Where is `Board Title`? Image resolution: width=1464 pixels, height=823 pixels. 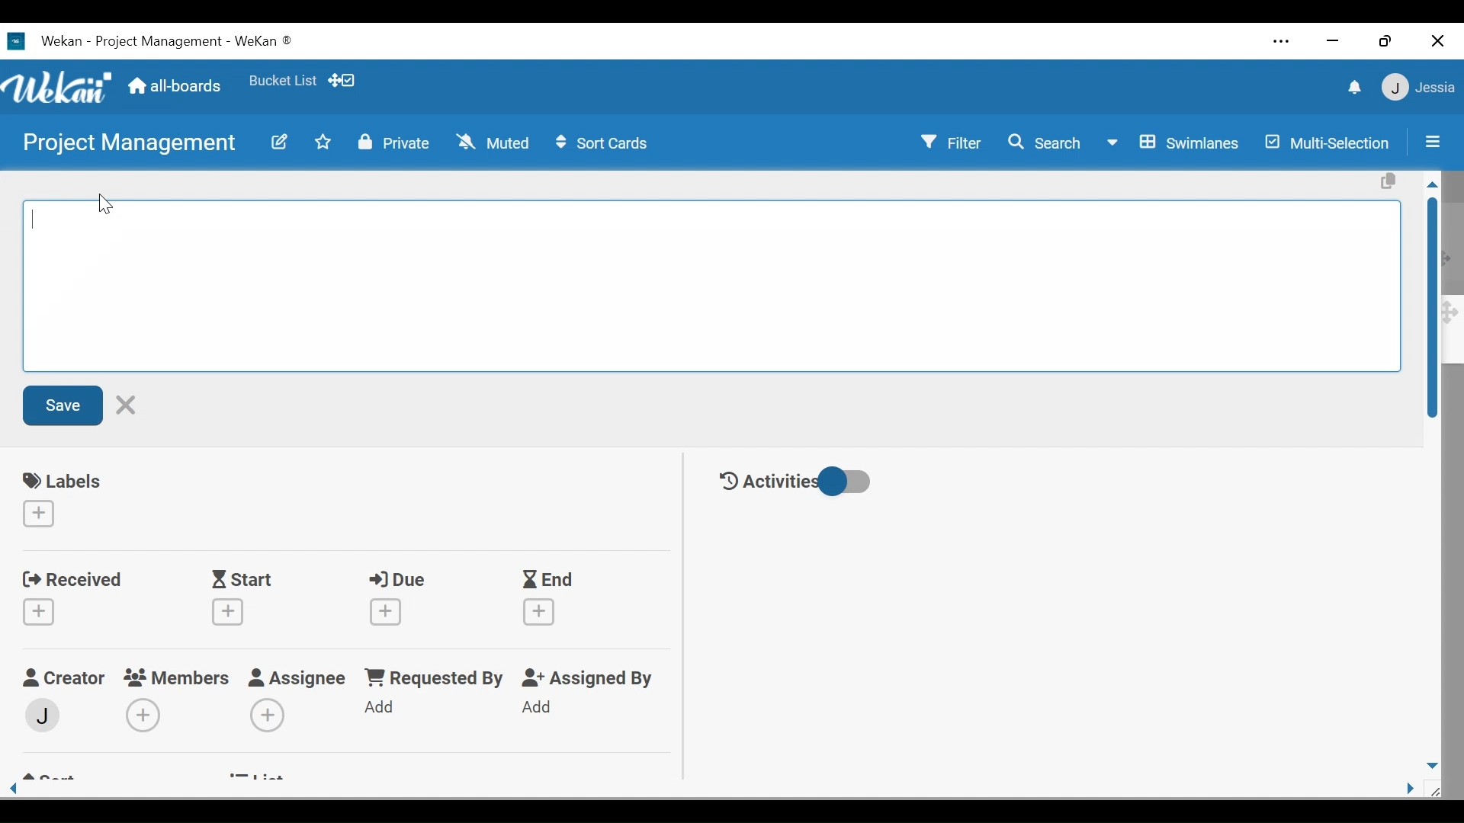 Board Title is located at coordinates (158, 41).